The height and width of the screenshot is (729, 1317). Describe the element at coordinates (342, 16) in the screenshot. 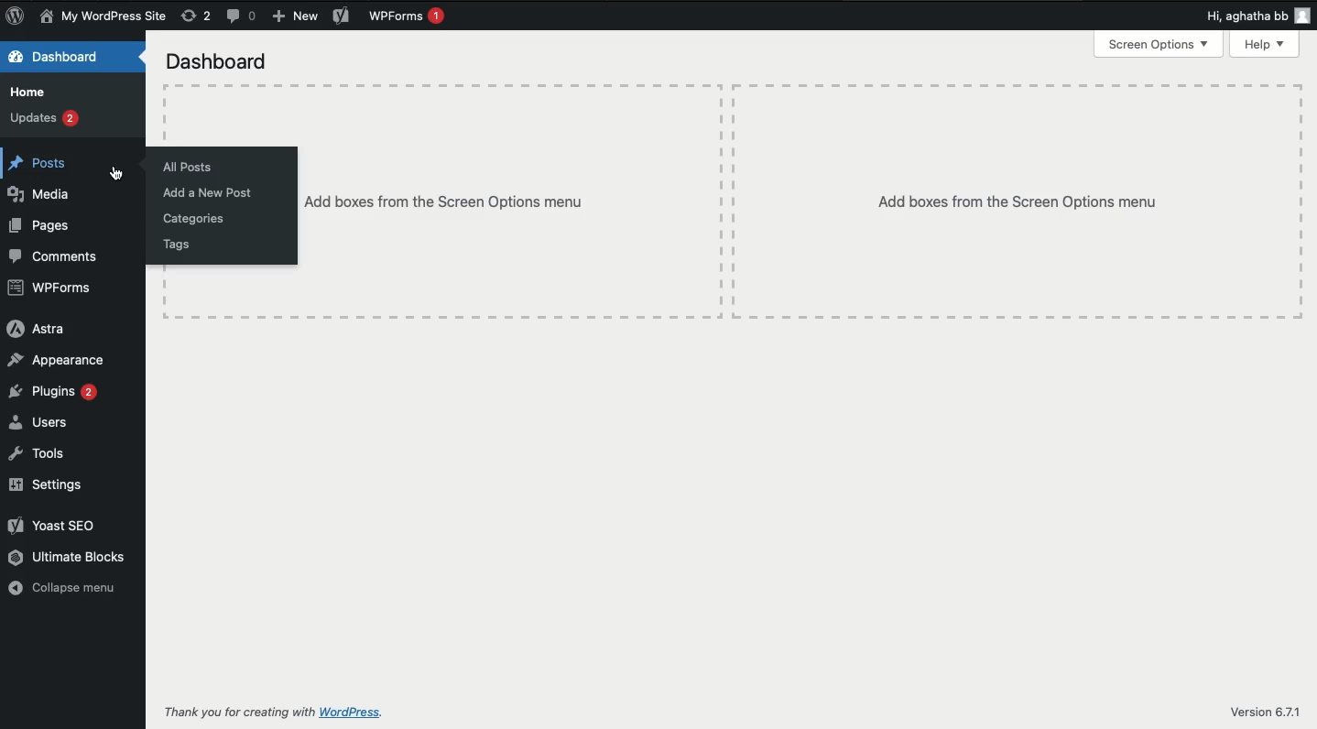

I see `Yoast` at that location.